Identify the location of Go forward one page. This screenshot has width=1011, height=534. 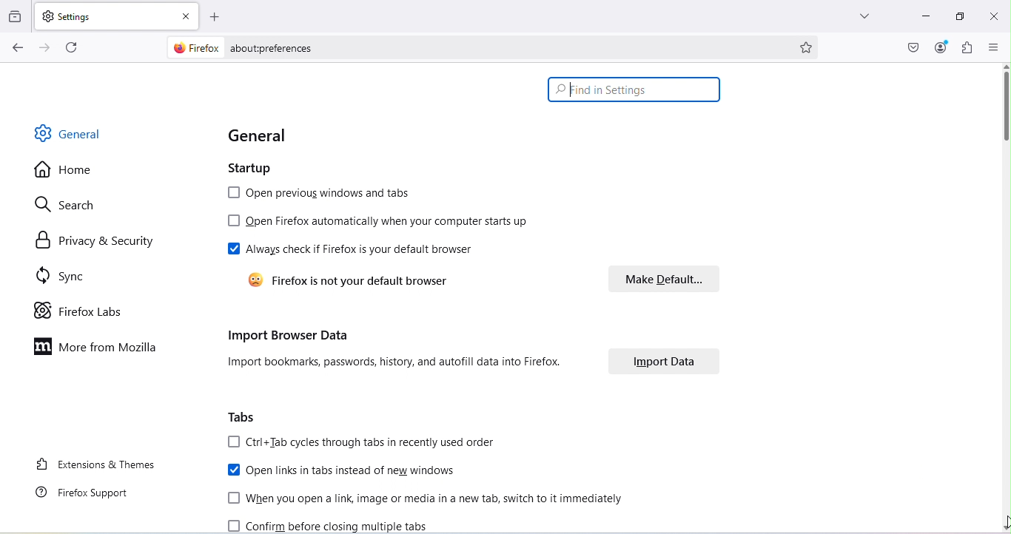
(47, 50).